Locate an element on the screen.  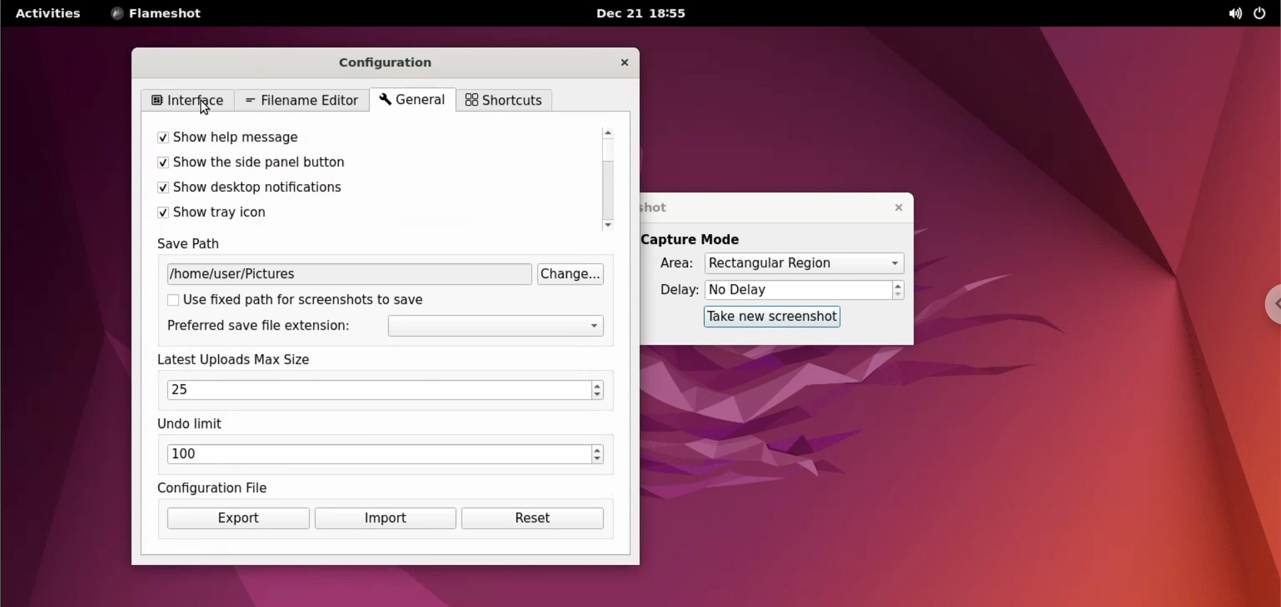
reset is located at coordinates (536, 521).